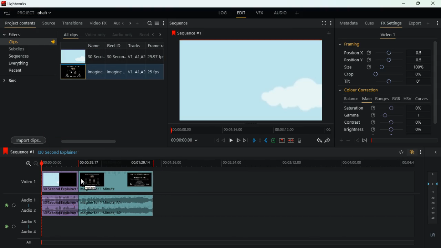  What do you see at coordinates (224, 140) in the screenshot?
I see `back` at bounding box center [224, 140].